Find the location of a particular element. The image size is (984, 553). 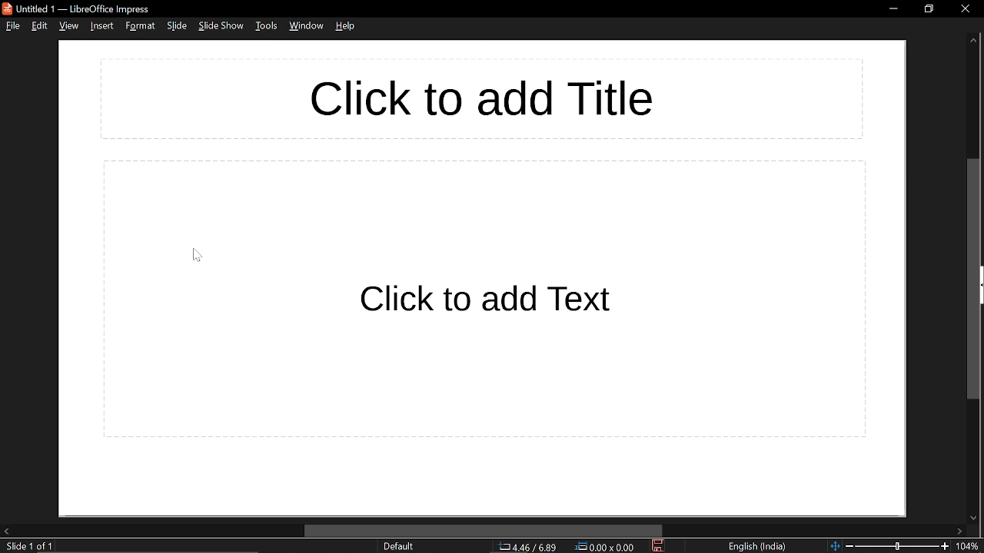

move up is located at coordinates (973, 42).